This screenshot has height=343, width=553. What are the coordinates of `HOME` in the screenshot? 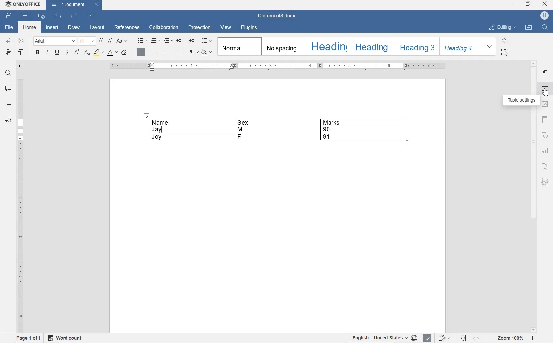 It's located at (30, 28).